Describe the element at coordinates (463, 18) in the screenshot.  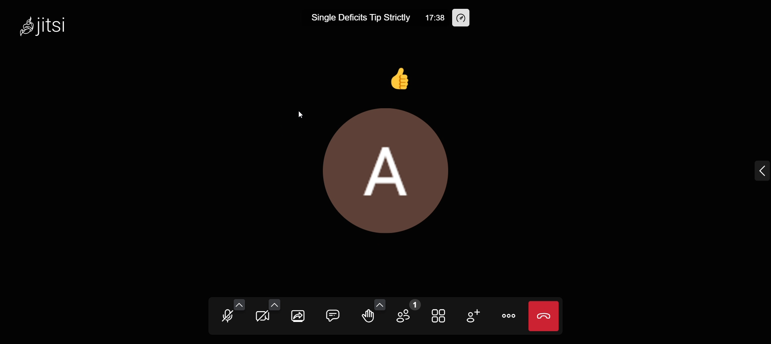
I see `Performance setting` at that location.